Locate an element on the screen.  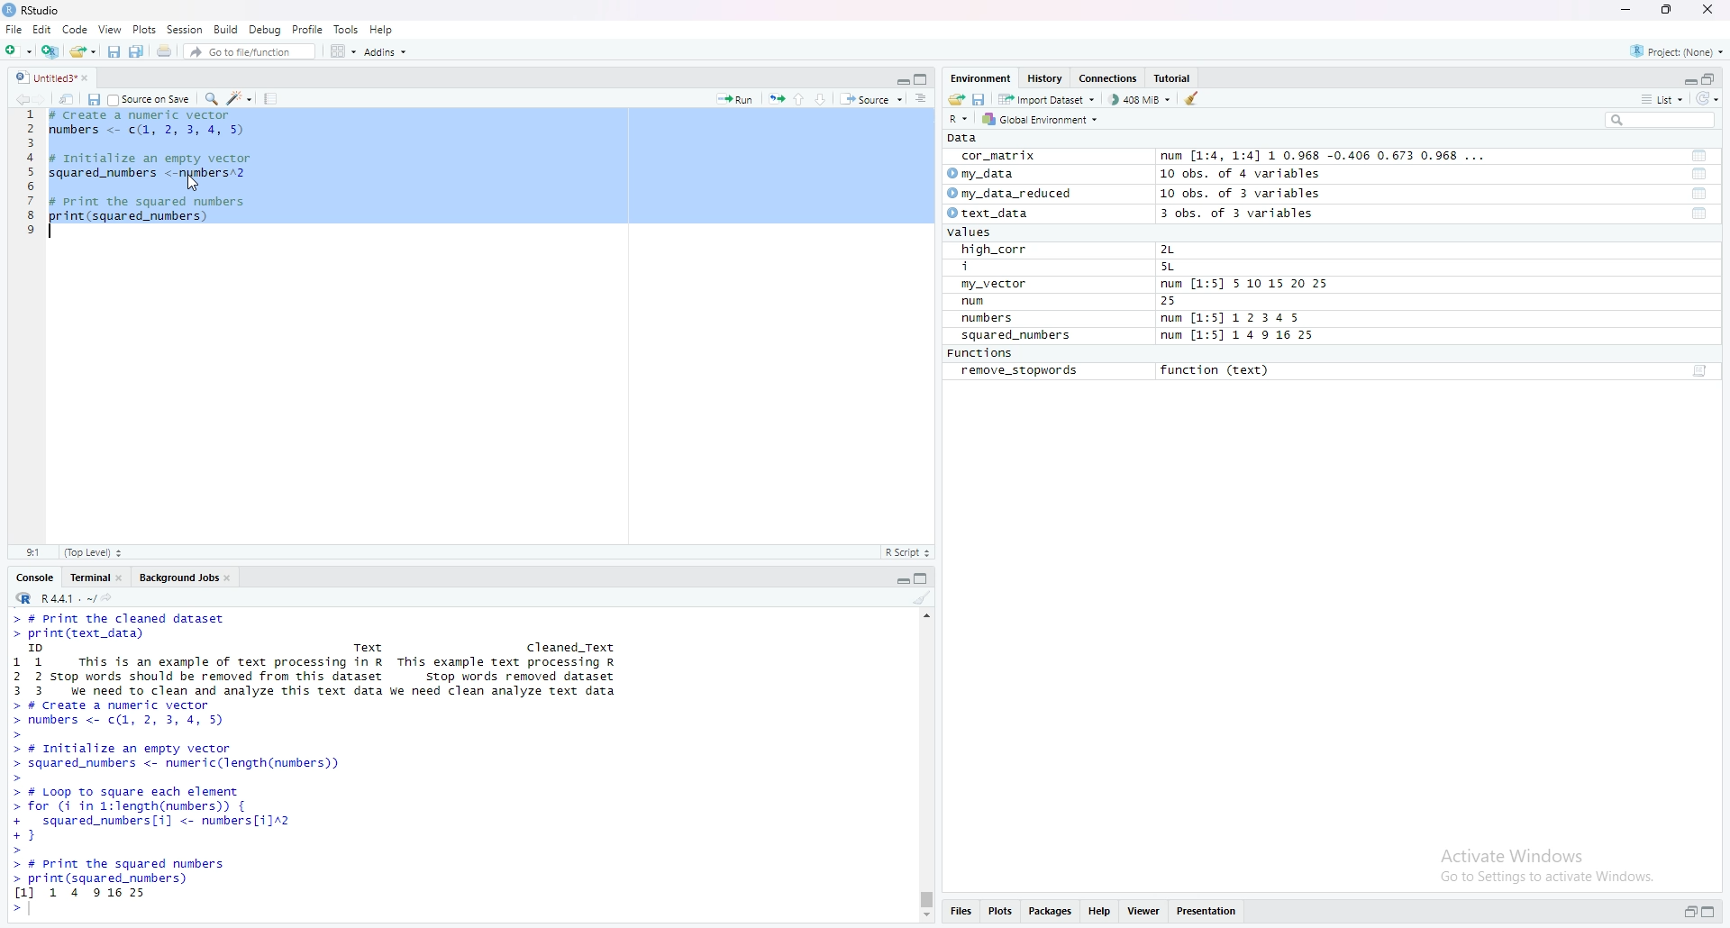
verical scrollbar is located at coordinates (924, 899).